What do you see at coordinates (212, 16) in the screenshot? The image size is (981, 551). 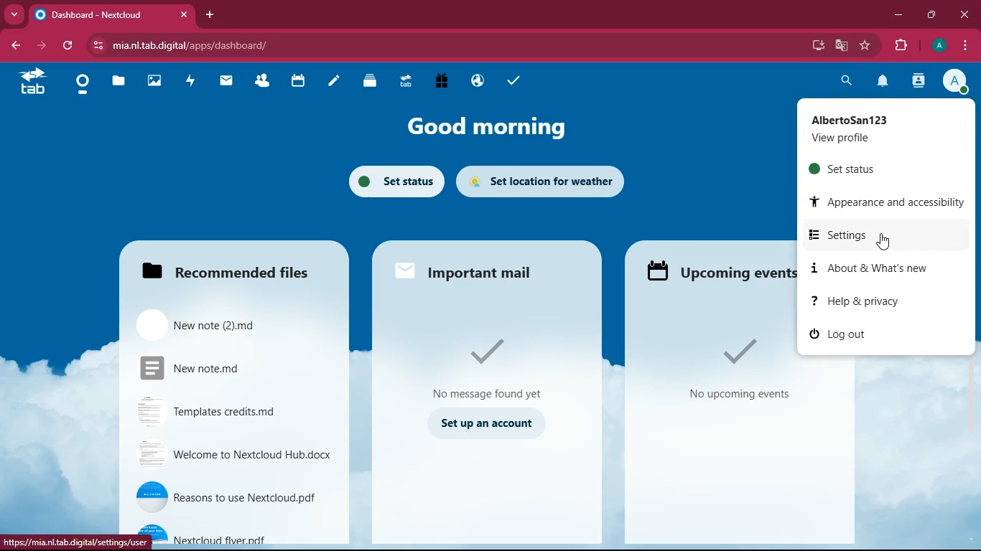 I see `add tab` at bounding box center [212, 16].